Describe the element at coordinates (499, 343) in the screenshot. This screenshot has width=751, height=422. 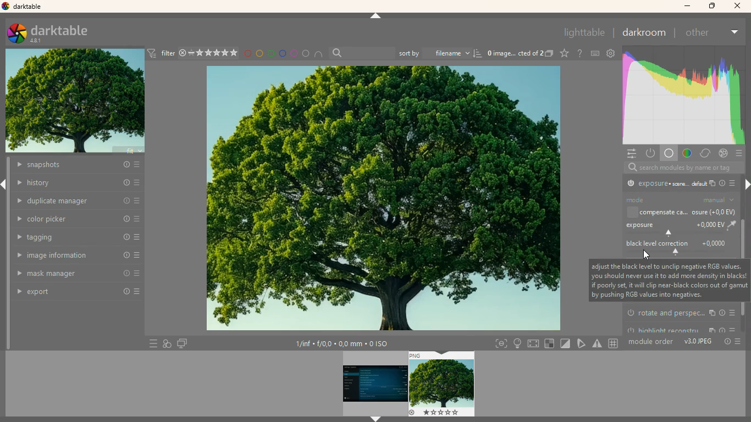
I see `frame` at that location.